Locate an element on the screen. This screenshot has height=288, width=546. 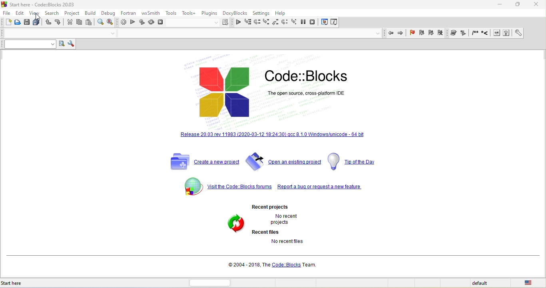
build is located at coordinates (90, 12).